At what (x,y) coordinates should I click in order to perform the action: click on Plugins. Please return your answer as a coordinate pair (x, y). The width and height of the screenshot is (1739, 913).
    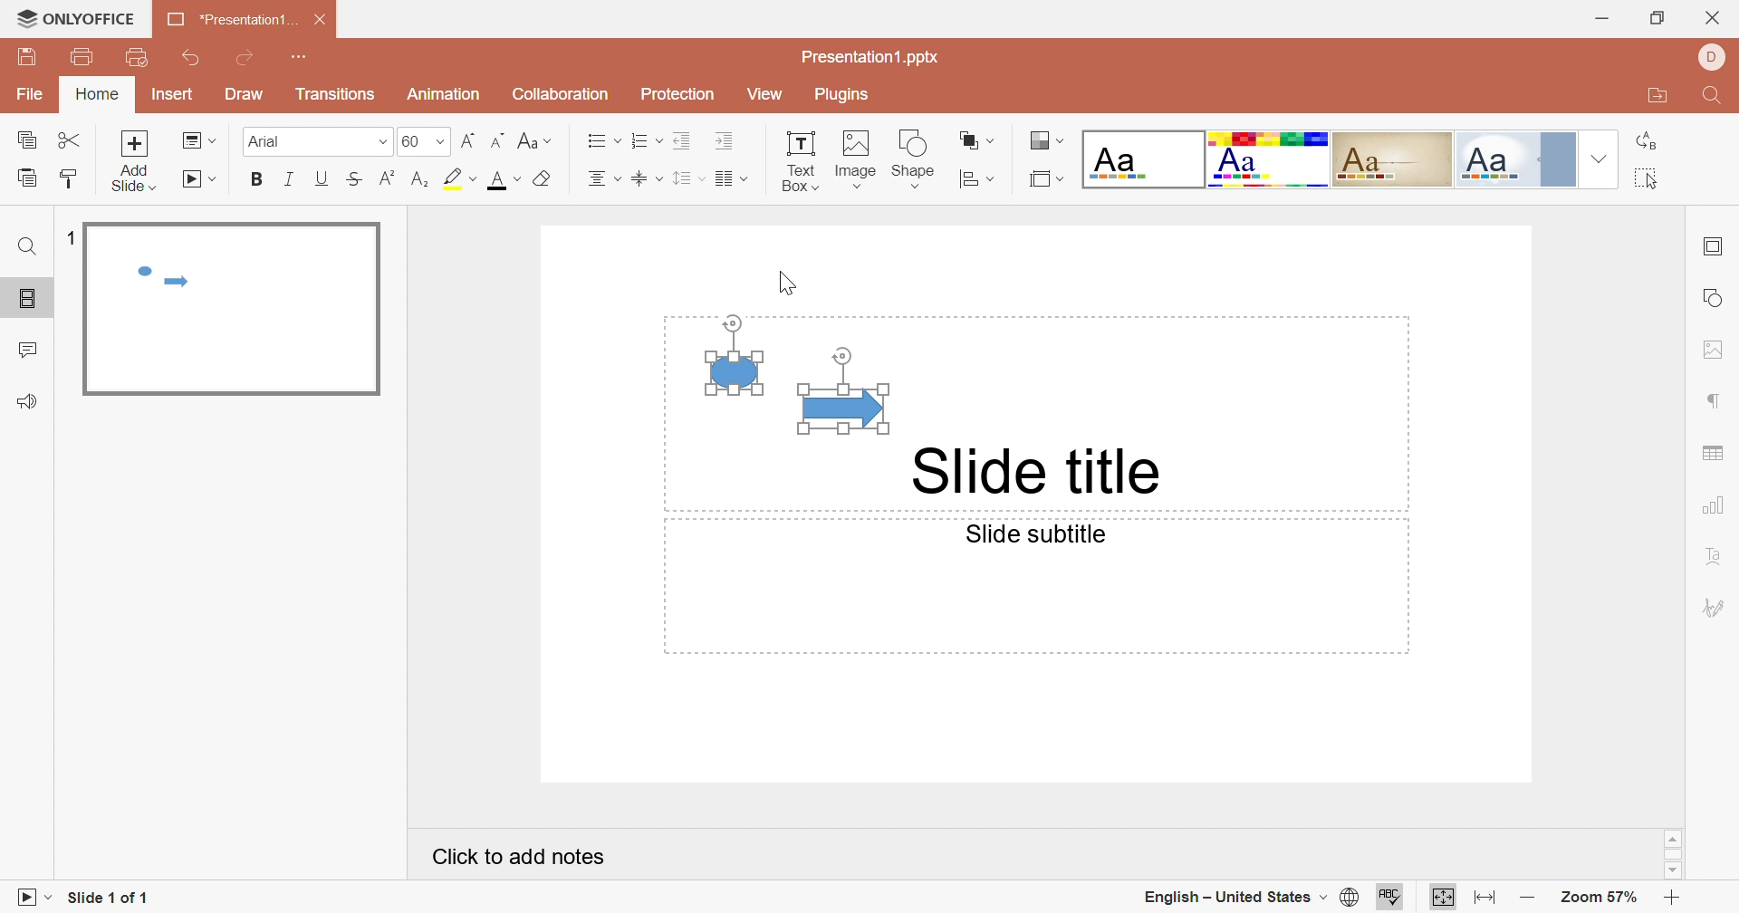
    Looking at the image, I should click on (844, 97).